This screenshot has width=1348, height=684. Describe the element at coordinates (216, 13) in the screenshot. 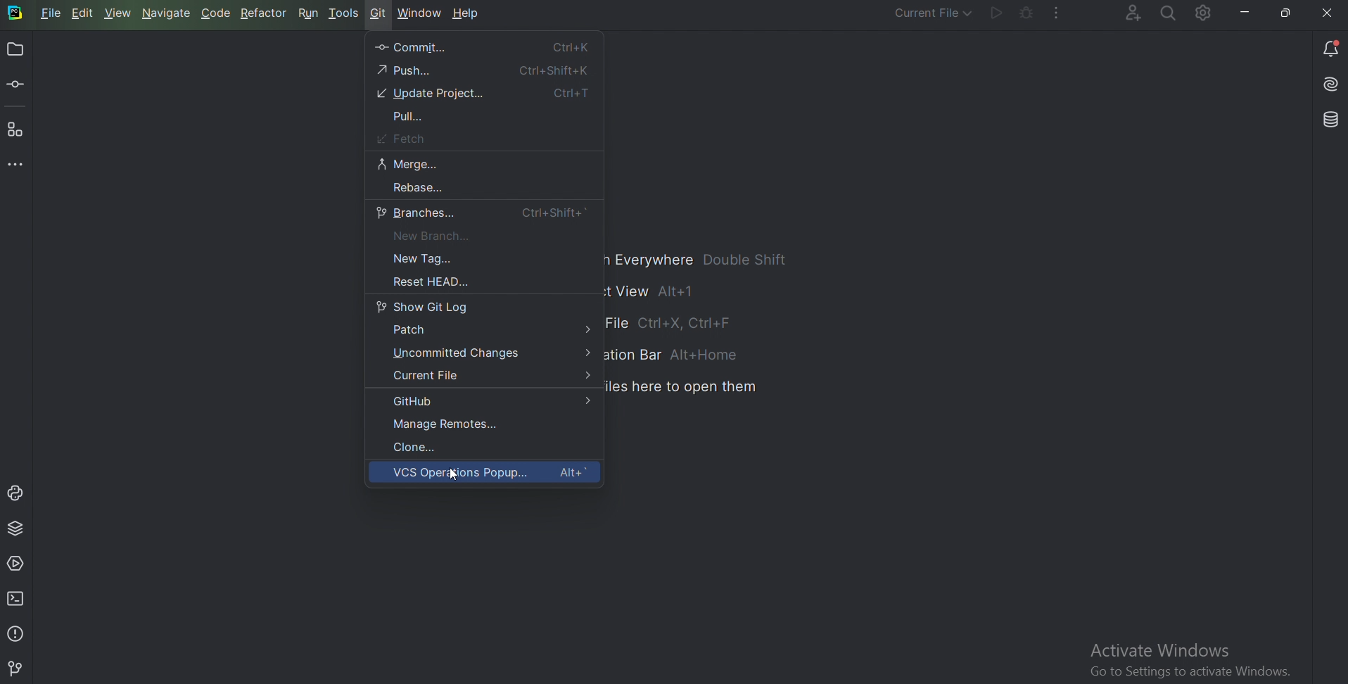

I see `Code` at that location.